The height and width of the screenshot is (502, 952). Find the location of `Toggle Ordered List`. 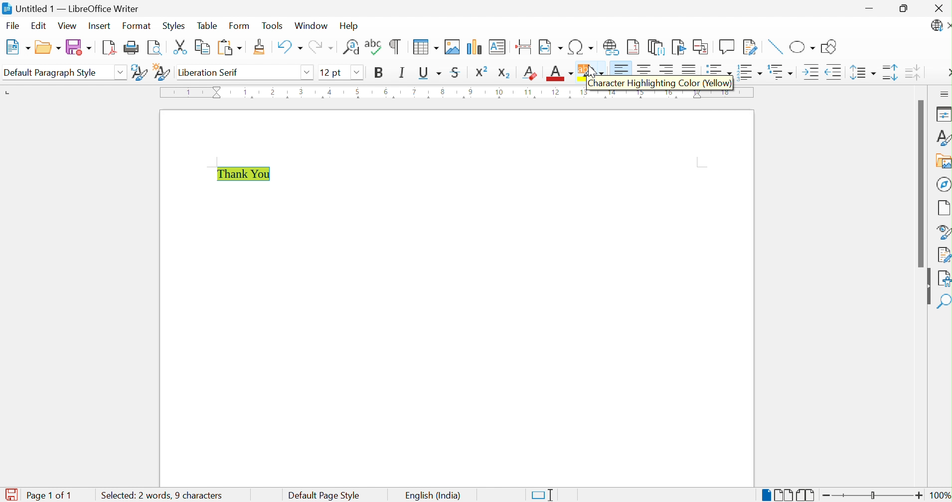

Toggle Ordered List is located at coordinates (749, 72).